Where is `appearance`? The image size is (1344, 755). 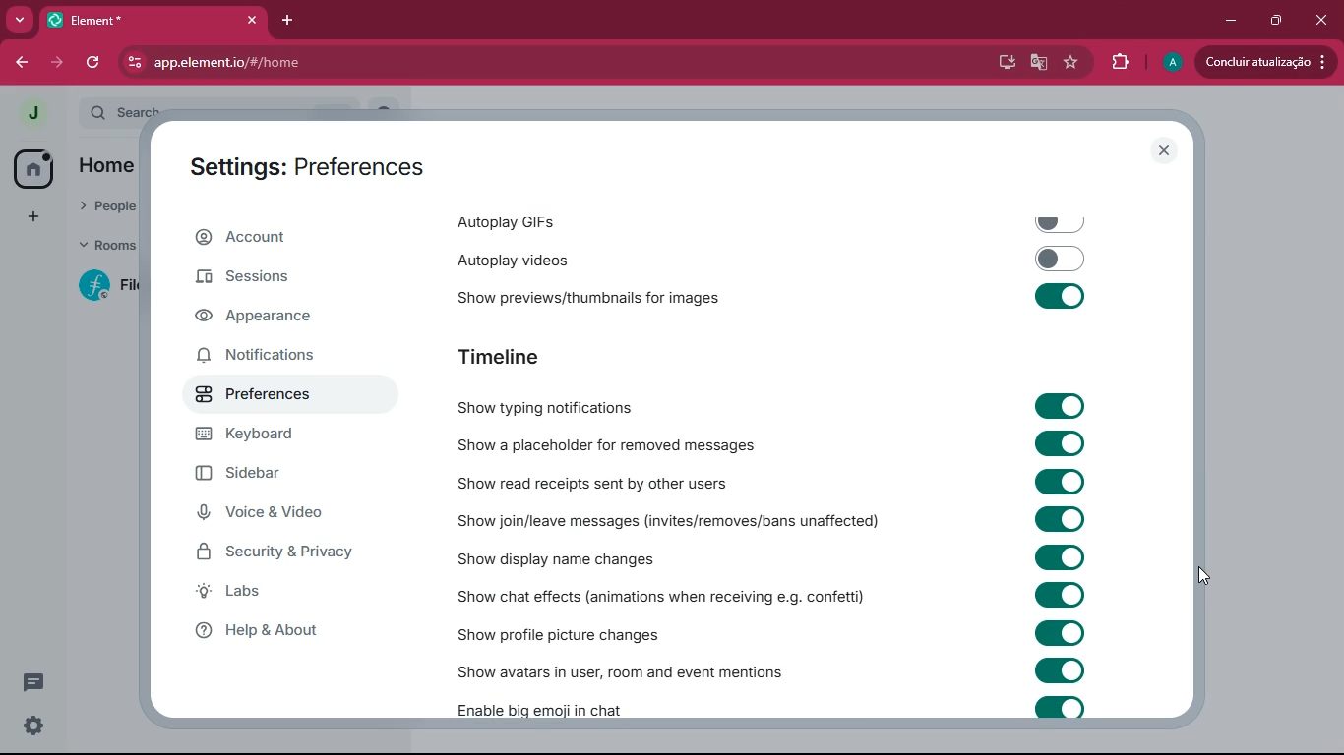 appearance is located at coordinates (271, 319).